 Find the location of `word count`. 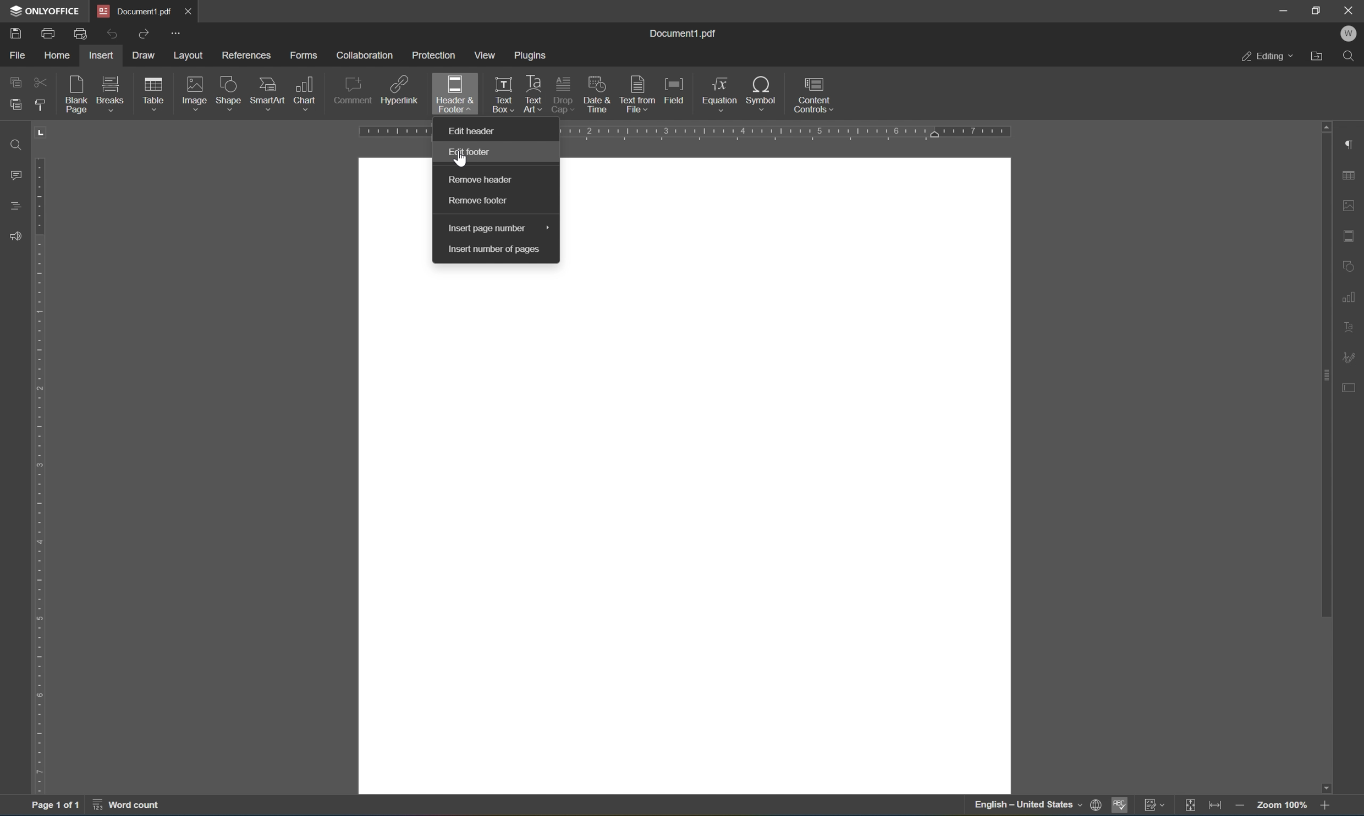

word count is located at coordinates (132, 805).